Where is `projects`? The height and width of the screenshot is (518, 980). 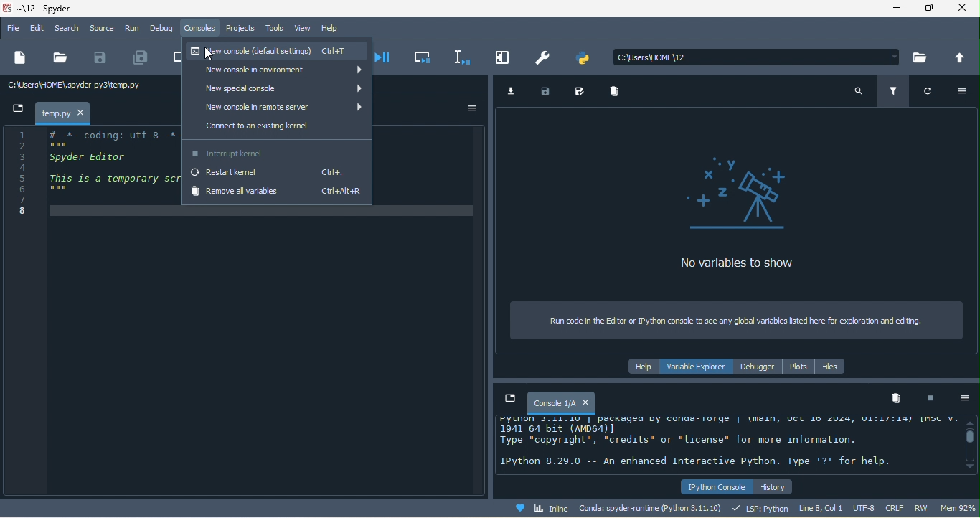
projects is located at coordinates (241, 29).